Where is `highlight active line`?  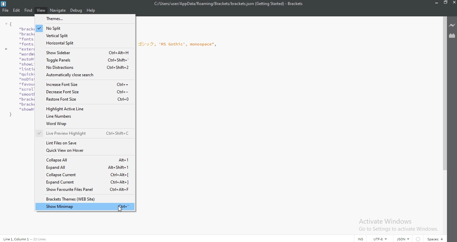
highlight active line is located at coordinates (84, 108).